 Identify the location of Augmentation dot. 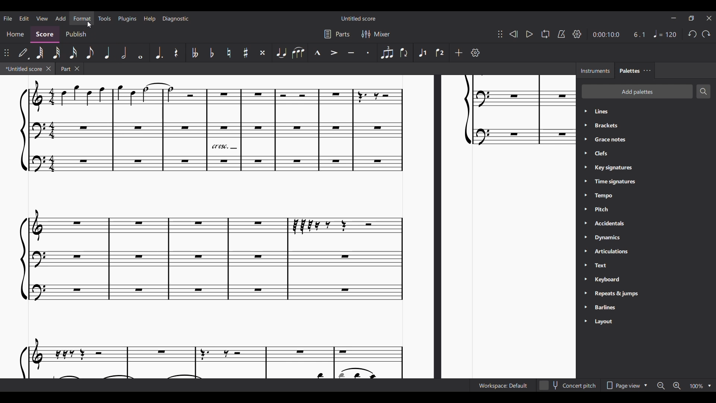
(159, 53).